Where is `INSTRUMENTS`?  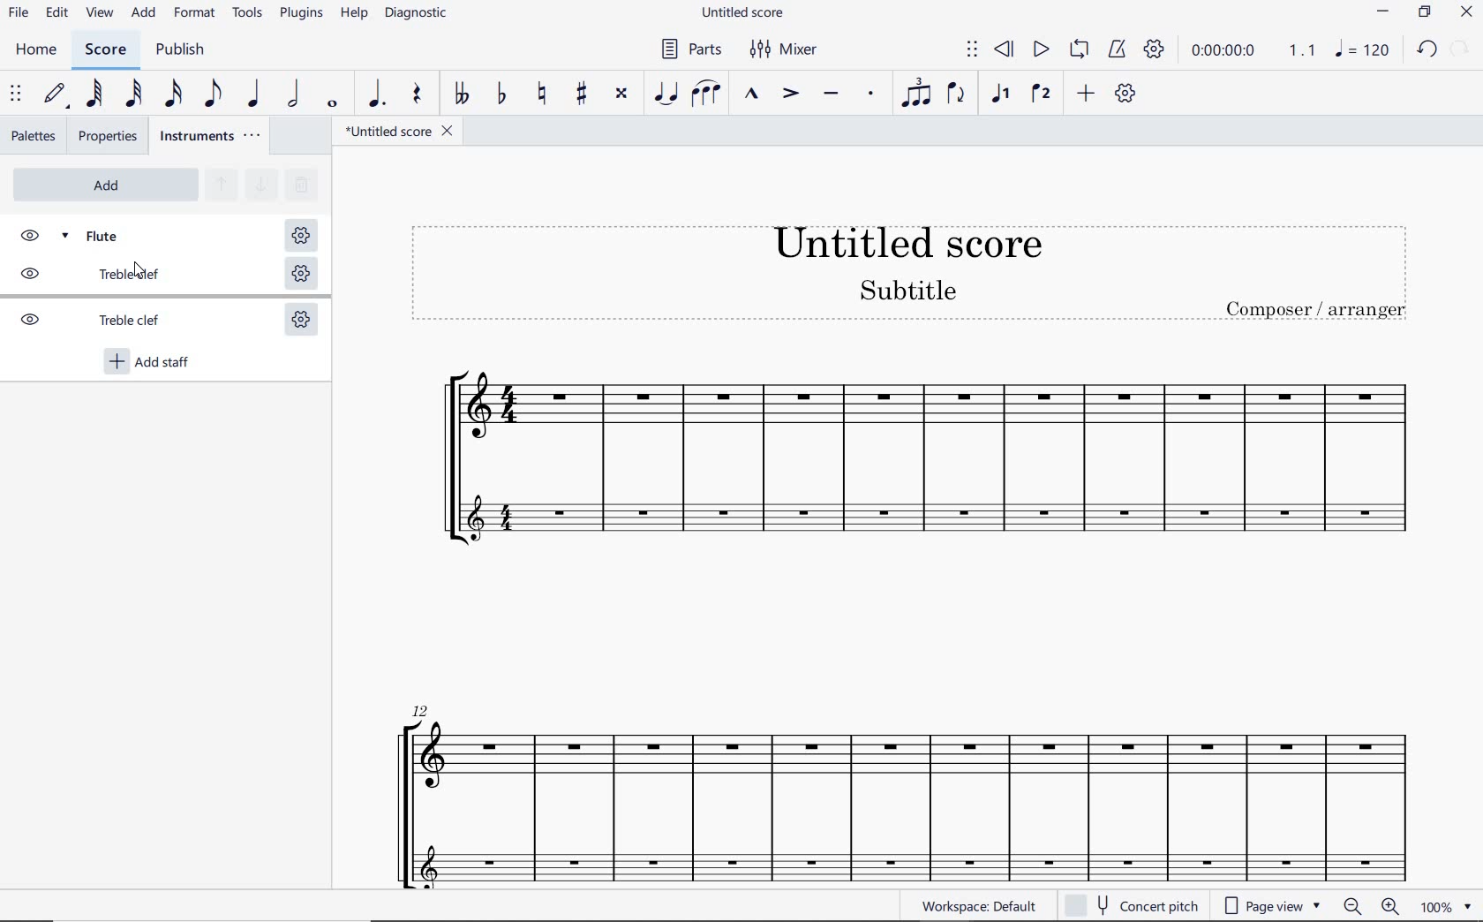 INSTRUMENTS is located at coordinates (213, 137).